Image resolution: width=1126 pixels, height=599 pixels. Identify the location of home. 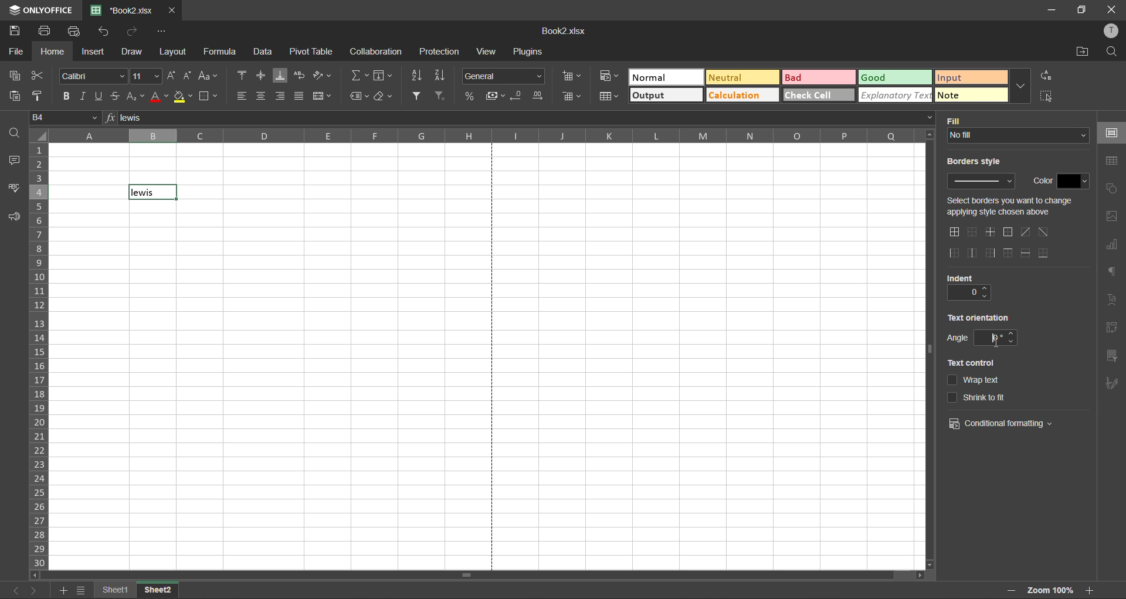
(52, 52).